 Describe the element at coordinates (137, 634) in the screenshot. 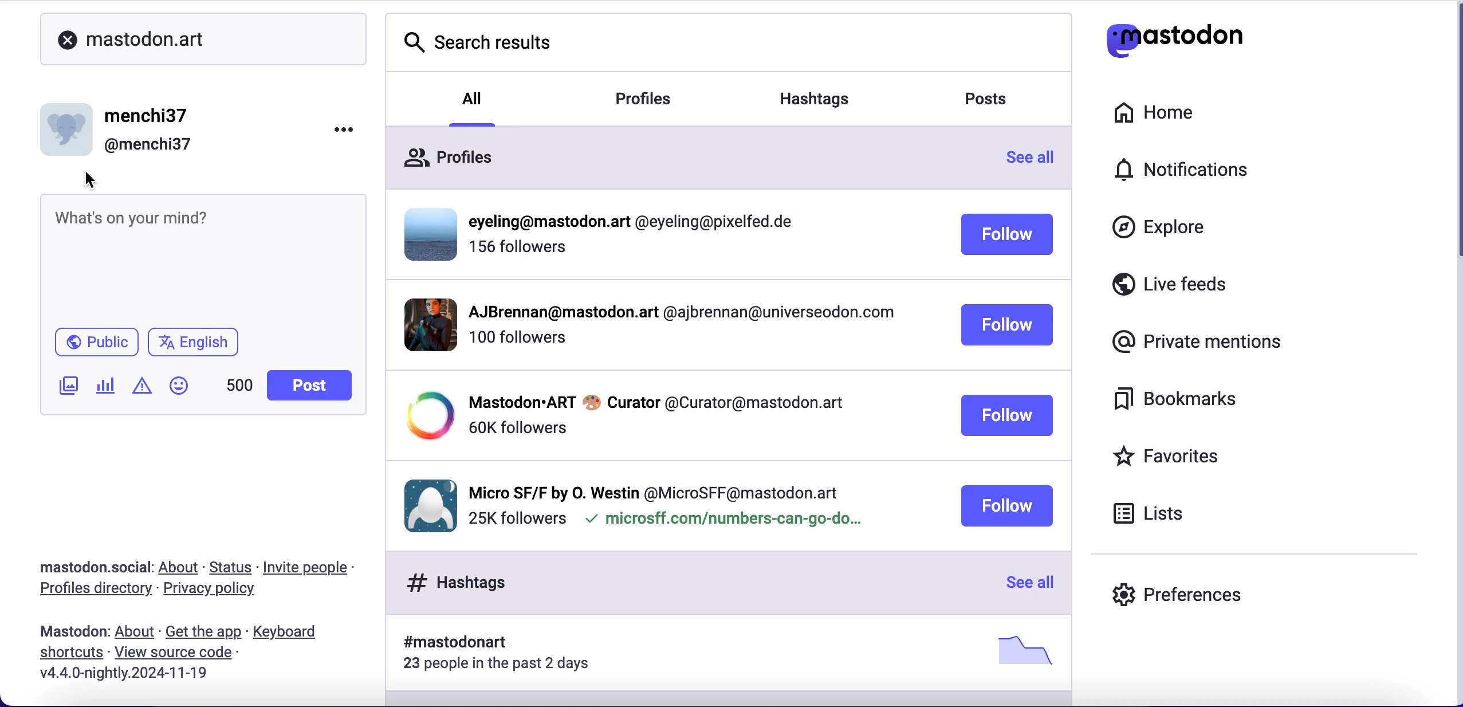

I see `about` at that location.